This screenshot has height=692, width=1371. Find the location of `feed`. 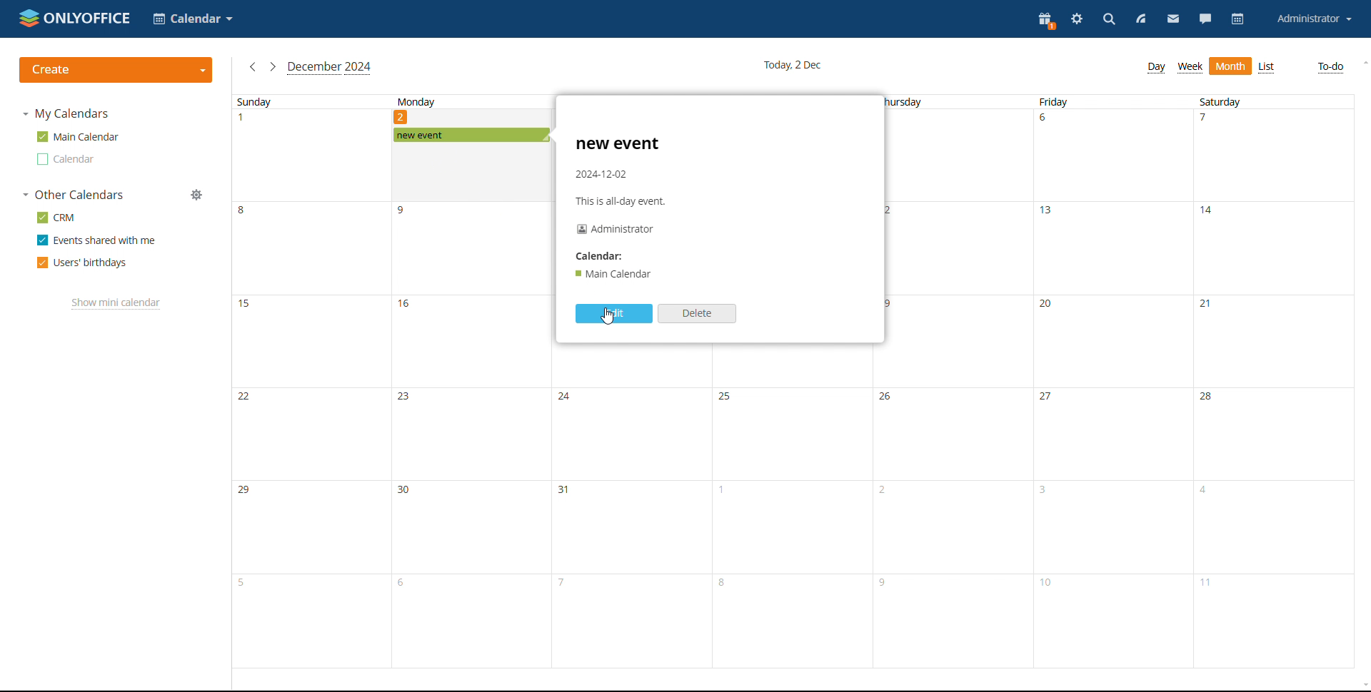

feed is located at coordinates (1141, 20).